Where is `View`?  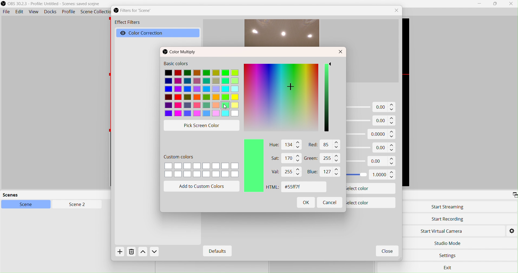 View is located at coordinates (34, 12).